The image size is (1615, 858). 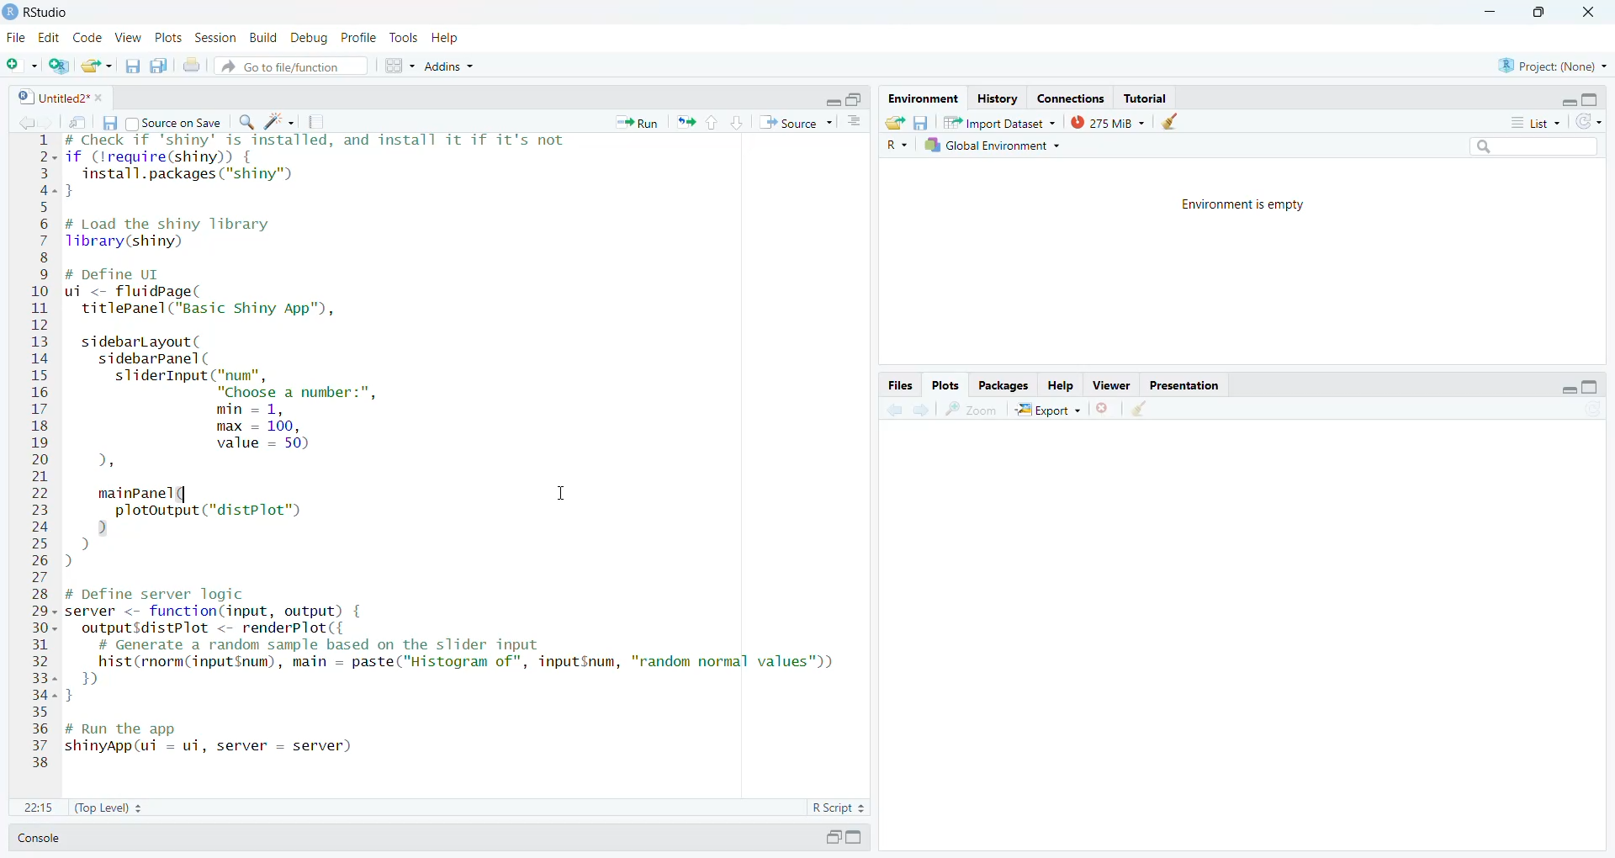 I want to click on Environment is empty, so click(x=1246, y=205).